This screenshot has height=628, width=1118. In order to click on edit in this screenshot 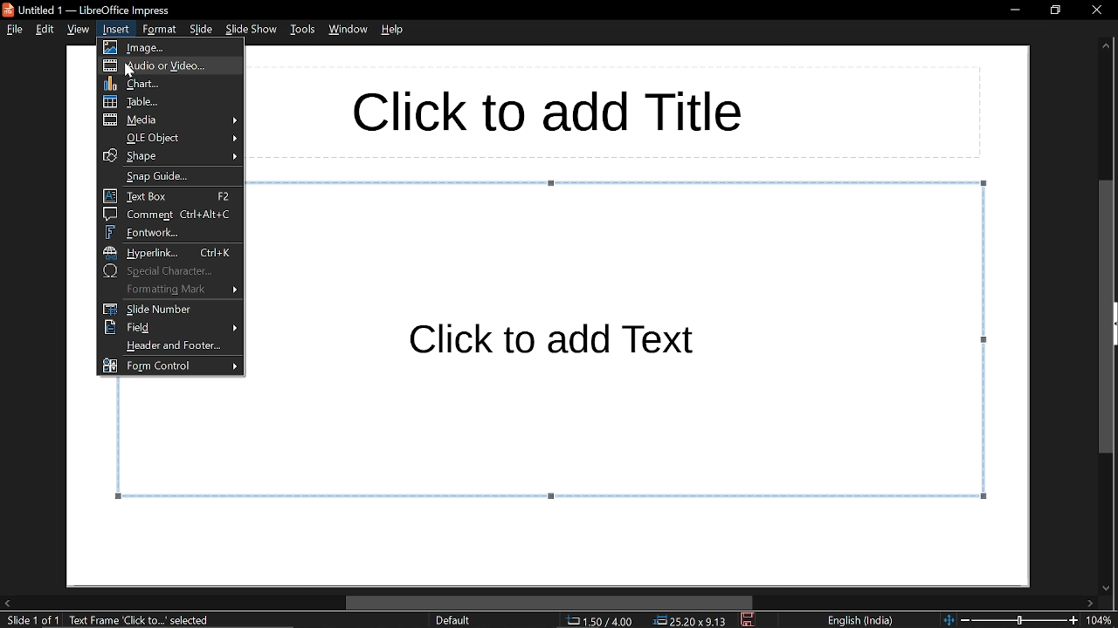, I will do `click(45, 29)`.